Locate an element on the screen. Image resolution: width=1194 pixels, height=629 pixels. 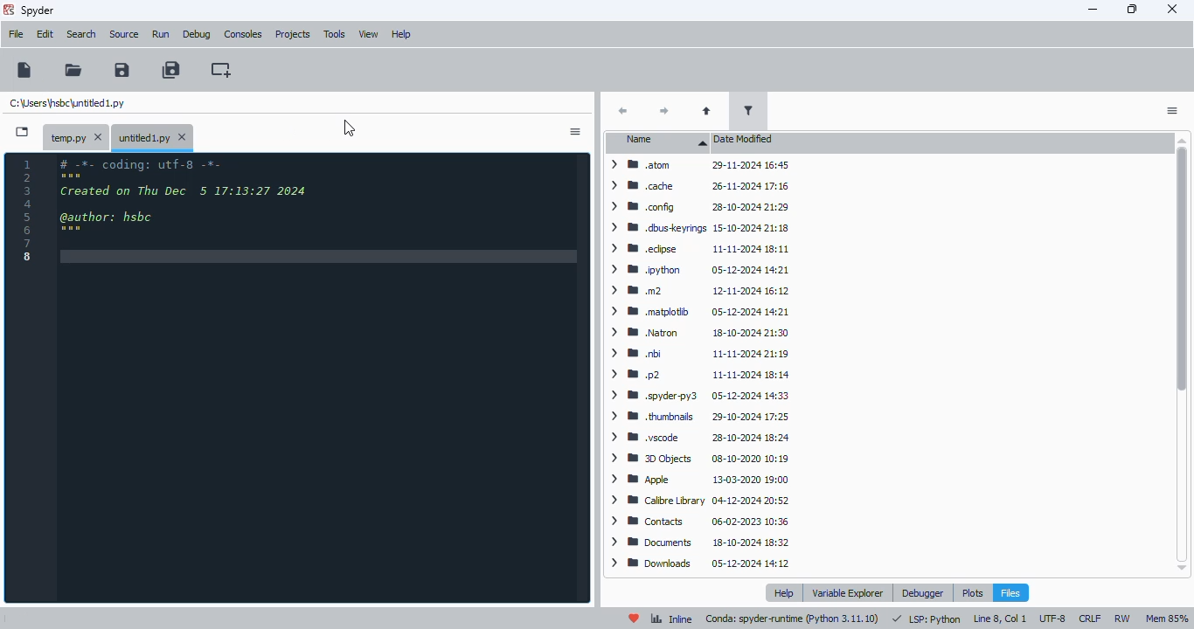
minimize is located at coordinates (1093, 9).